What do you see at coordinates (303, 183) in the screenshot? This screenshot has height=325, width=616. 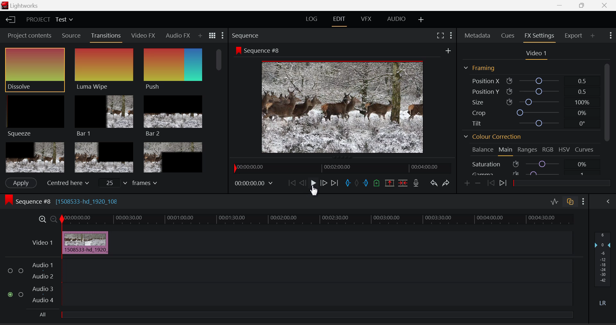 I see `Go Back` at bounding box center [303, 183].